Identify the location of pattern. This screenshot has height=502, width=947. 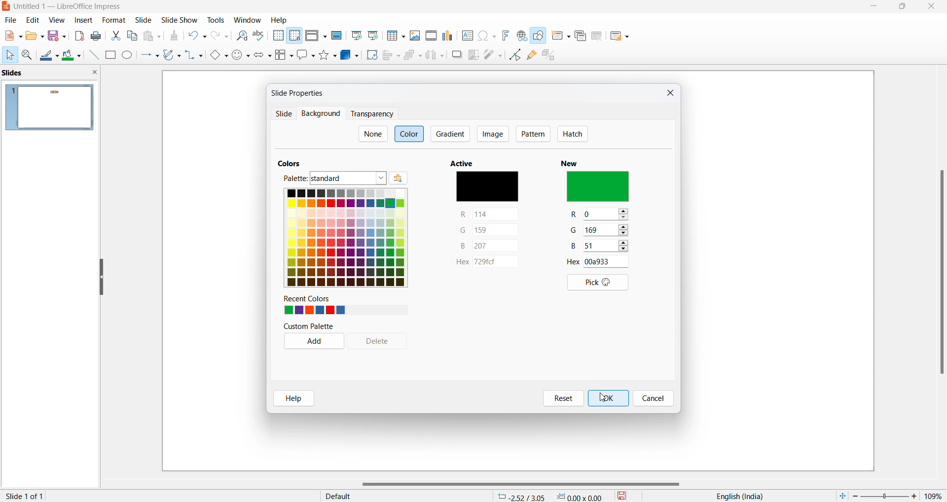
(533, 135).